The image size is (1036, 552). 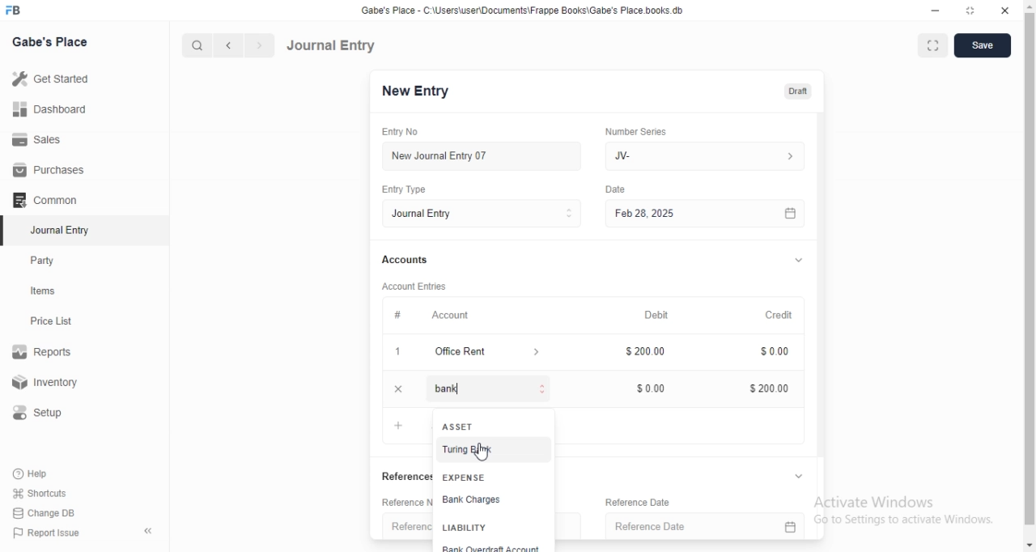 What do you see at coordinates (652, 352) in the screenshot?
I see `200` at bounding box center [652, 352].